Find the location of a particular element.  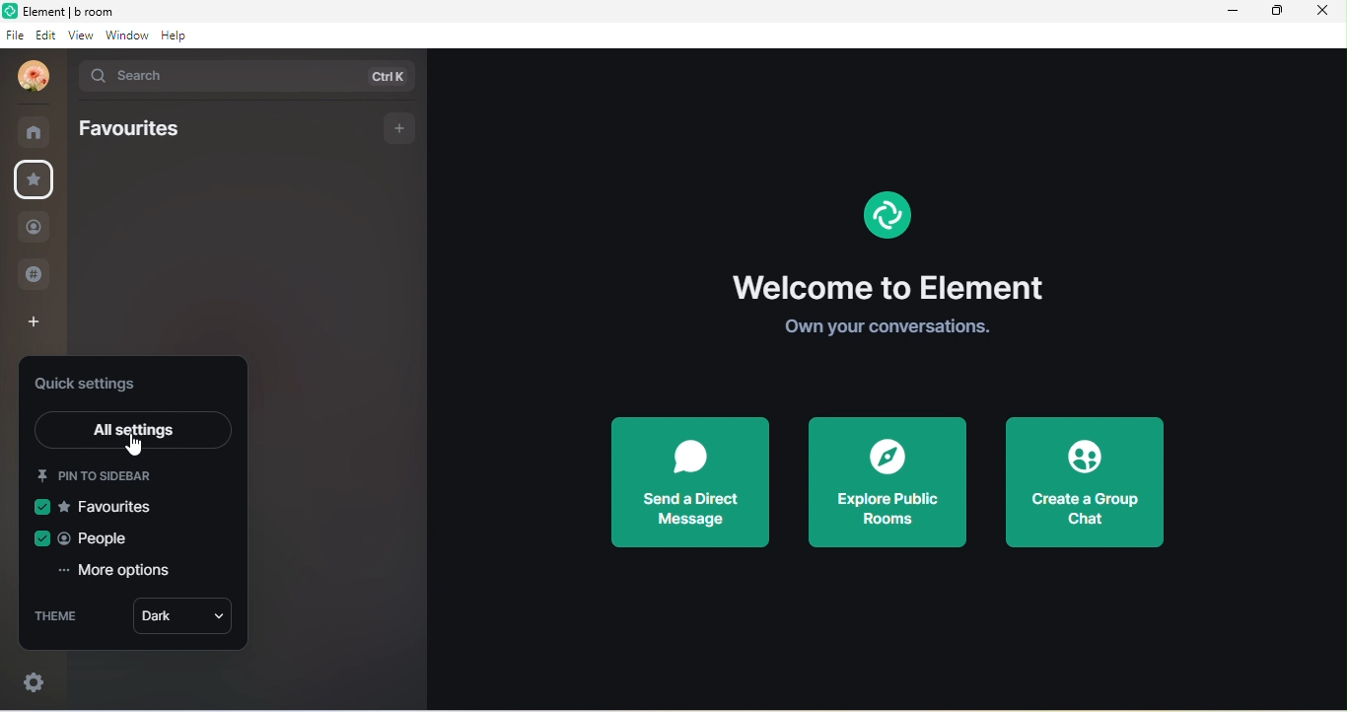

favourites is located at coordinates (35, 180).